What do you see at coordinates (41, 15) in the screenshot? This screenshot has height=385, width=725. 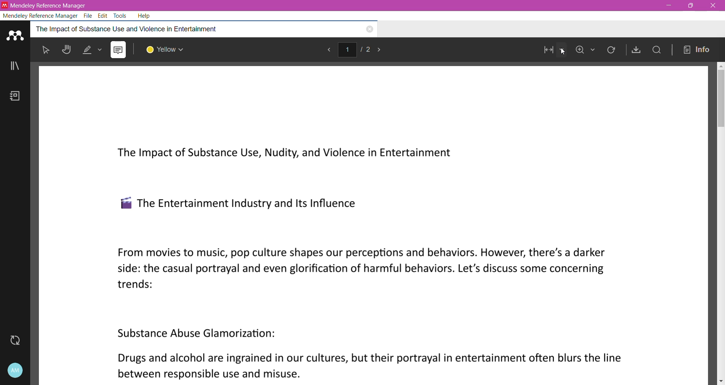 I see `Mendeley Reference Manager` at bounding box center [41, 15].